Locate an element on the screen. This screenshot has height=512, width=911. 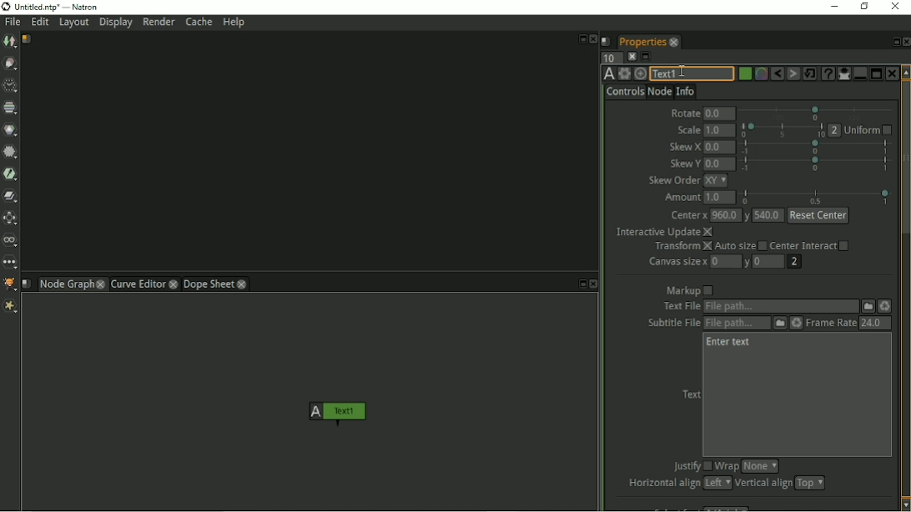
Dope Sheet is located at coordinates (209, 284).